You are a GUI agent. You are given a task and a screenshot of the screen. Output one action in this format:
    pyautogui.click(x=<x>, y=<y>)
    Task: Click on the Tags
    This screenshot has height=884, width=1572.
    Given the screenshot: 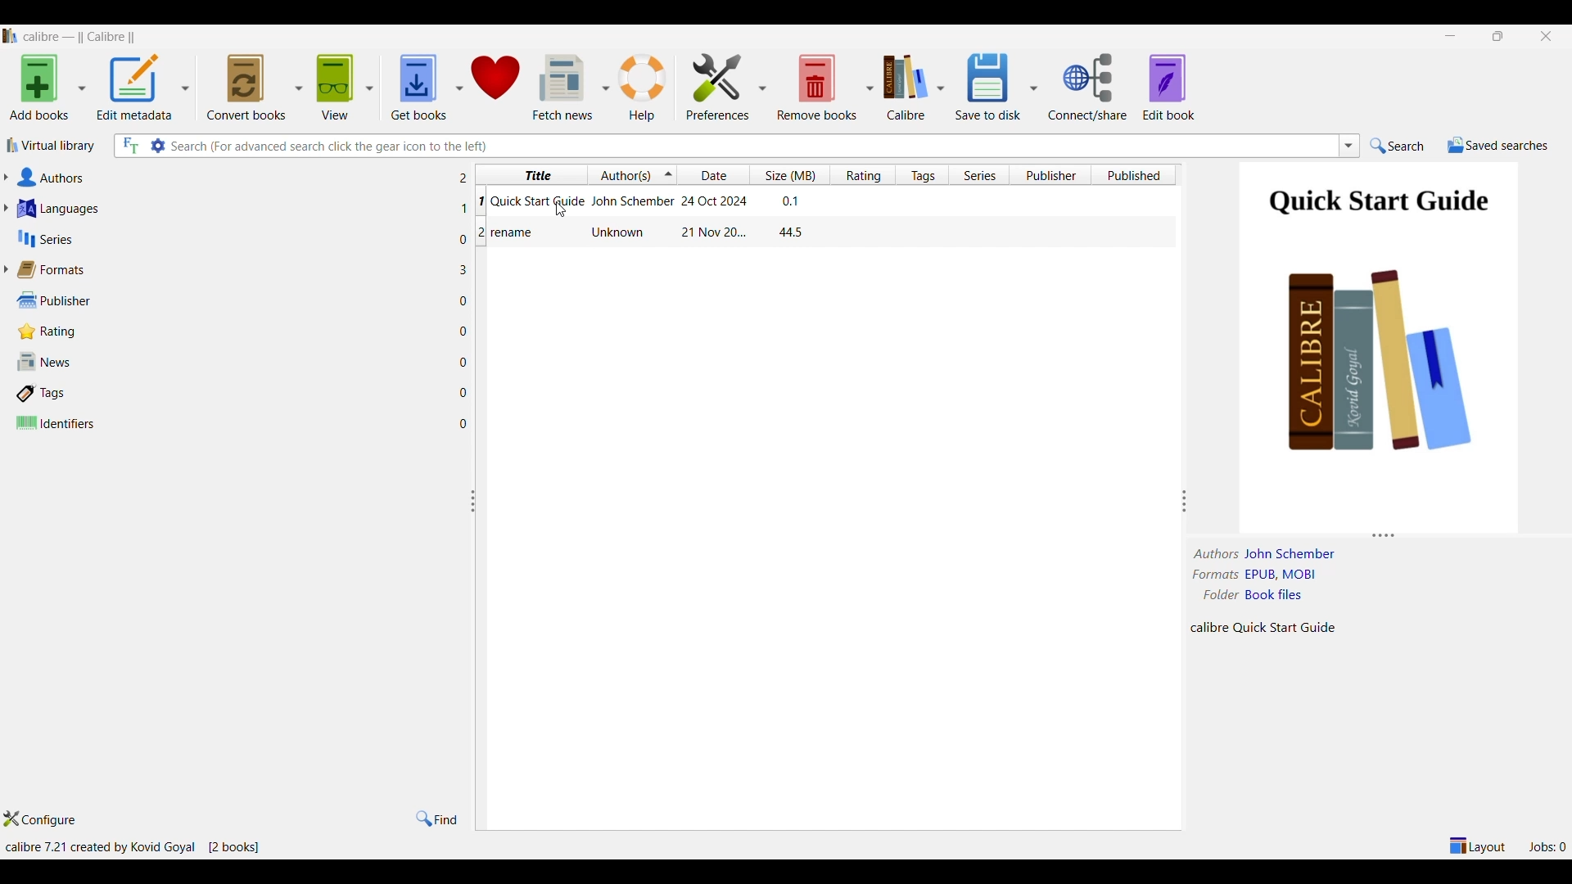 What is the action you would take?
    pyautogui.click(x=230, y=394)
    